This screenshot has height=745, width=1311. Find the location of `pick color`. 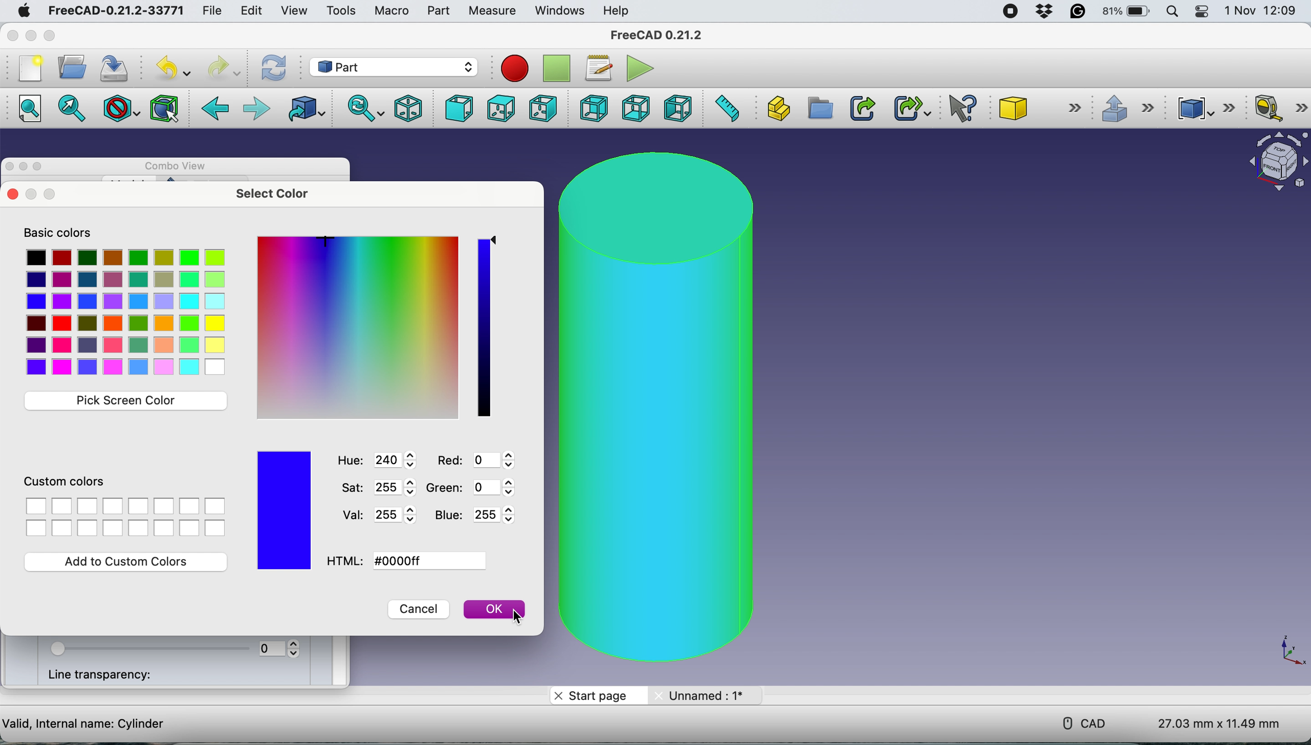

pick color is located at coordinates (360, 327).